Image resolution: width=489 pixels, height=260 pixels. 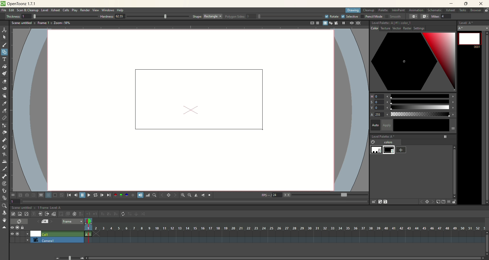 I want to click on lock toggle, so click(x=25, y=227).